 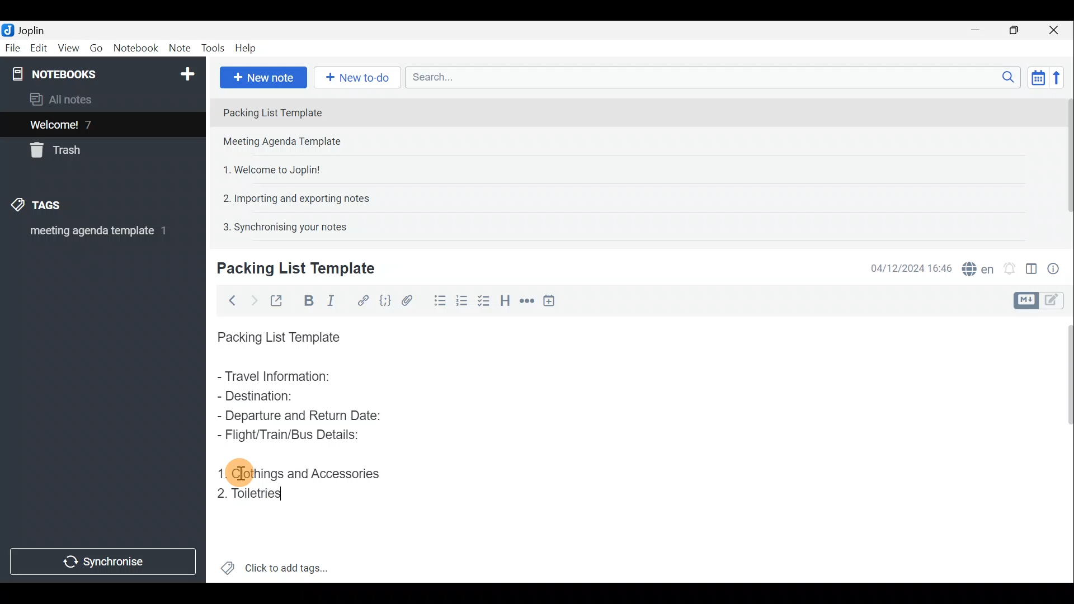 I want to click on Note 1, so click(x=313, y=111).